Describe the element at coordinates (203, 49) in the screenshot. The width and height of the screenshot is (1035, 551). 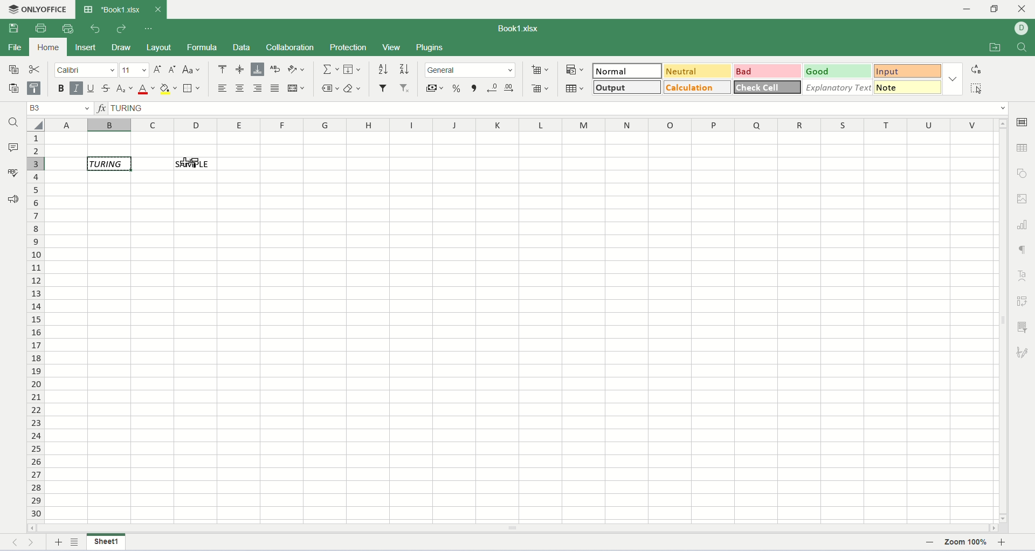
I see `formula` at that location.